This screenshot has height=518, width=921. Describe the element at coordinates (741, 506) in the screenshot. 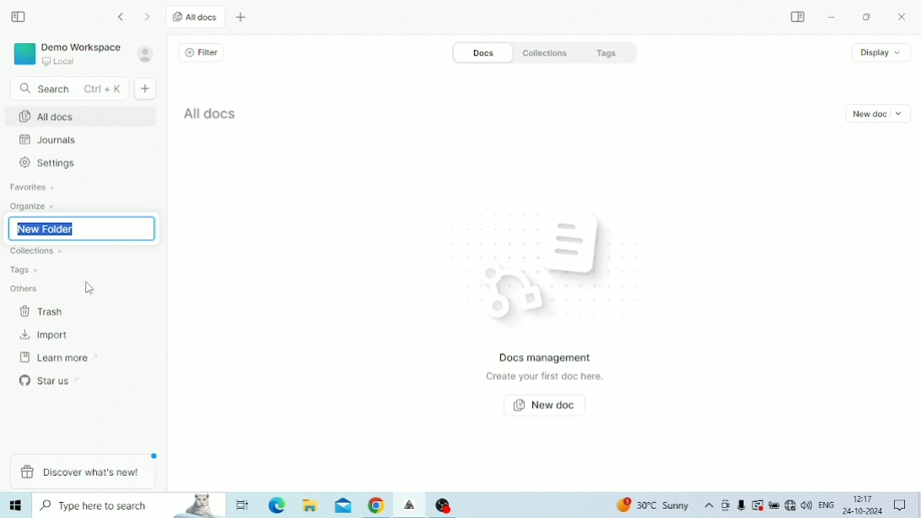

I see `Mic` at that location.